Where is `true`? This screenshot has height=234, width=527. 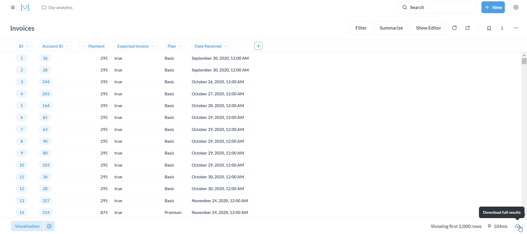 true is located at coordinates (121, 167).